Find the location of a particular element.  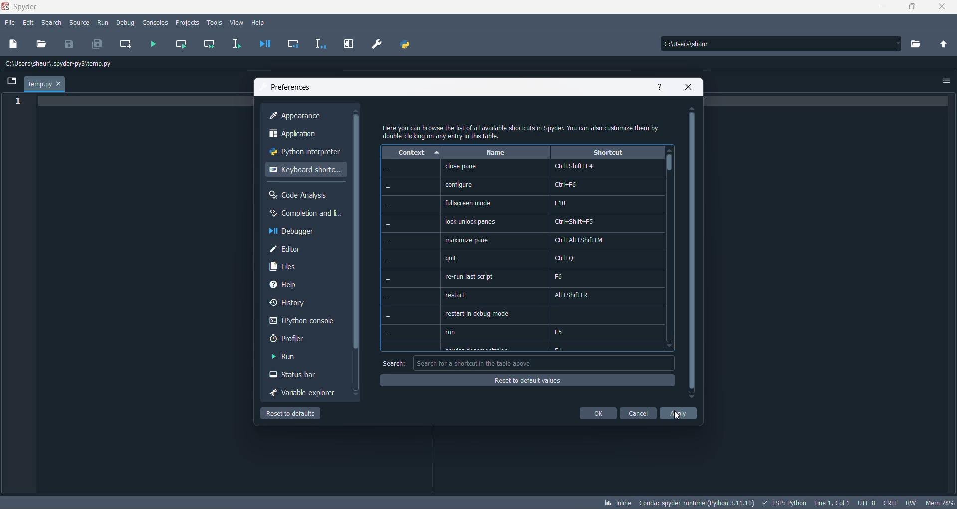

projects is located at coordinates (188, 22).